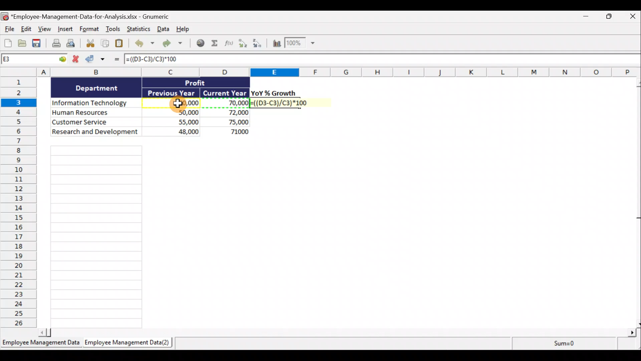  Describe the element at coordinates (97, 61) in the screenshot. I see `Accept change` at that location.